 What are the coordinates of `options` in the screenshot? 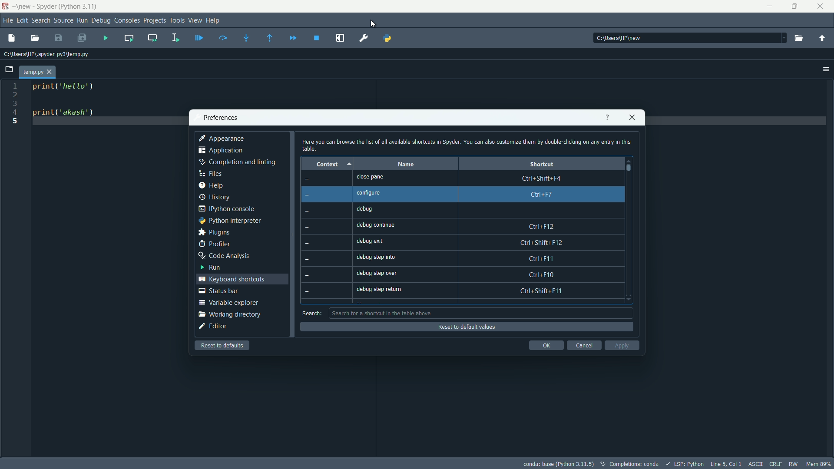 It's located at (826, 69).